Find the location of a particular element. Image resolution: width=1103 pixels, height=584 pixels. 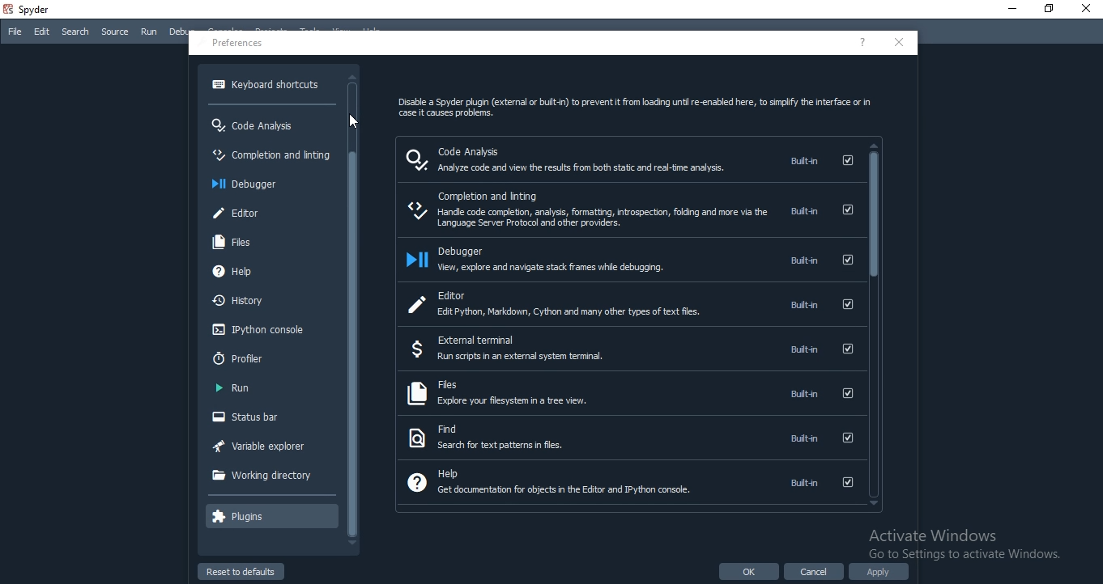

Get documentation for objects in the Editor and IPython console. is located at coordinates (562, 492).